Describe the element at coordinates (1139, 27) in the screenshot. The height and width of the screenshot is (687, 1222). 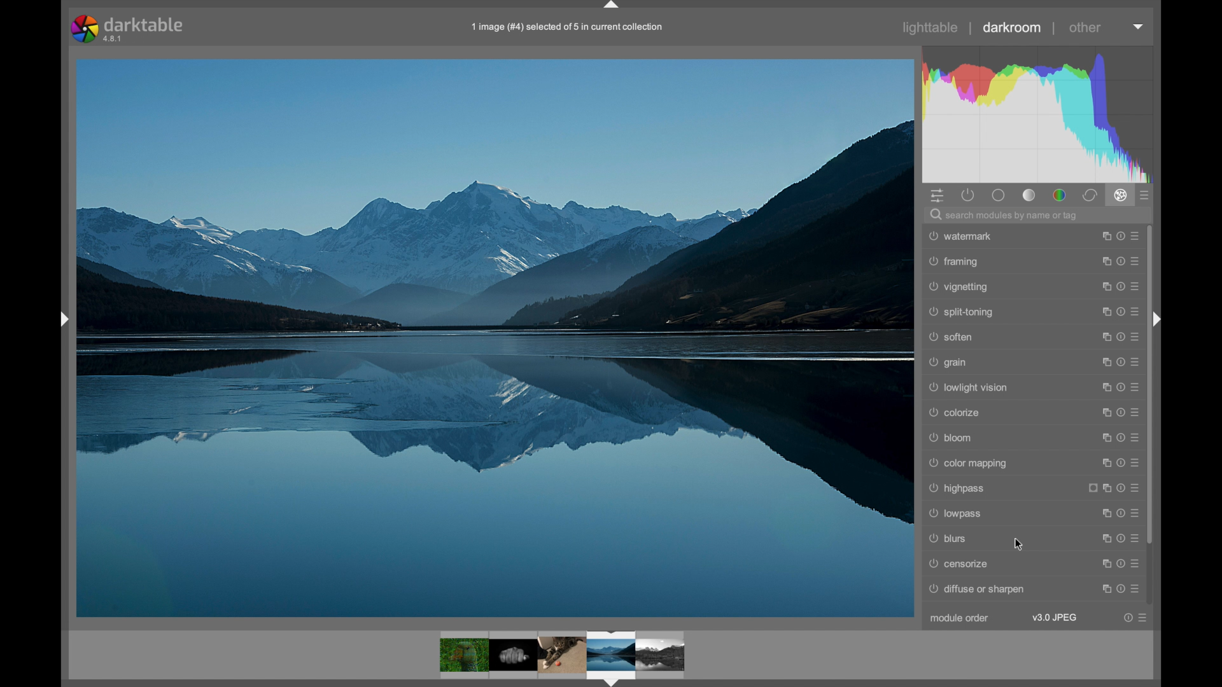
I see `dropdown menu` at that location.